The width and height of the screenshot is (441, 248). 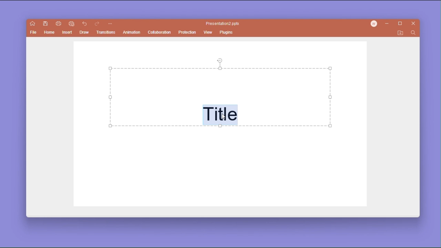 What do you see at coordinates (67, 33) in the screenshot?
I see `insert` at bounding box center [67, 33].